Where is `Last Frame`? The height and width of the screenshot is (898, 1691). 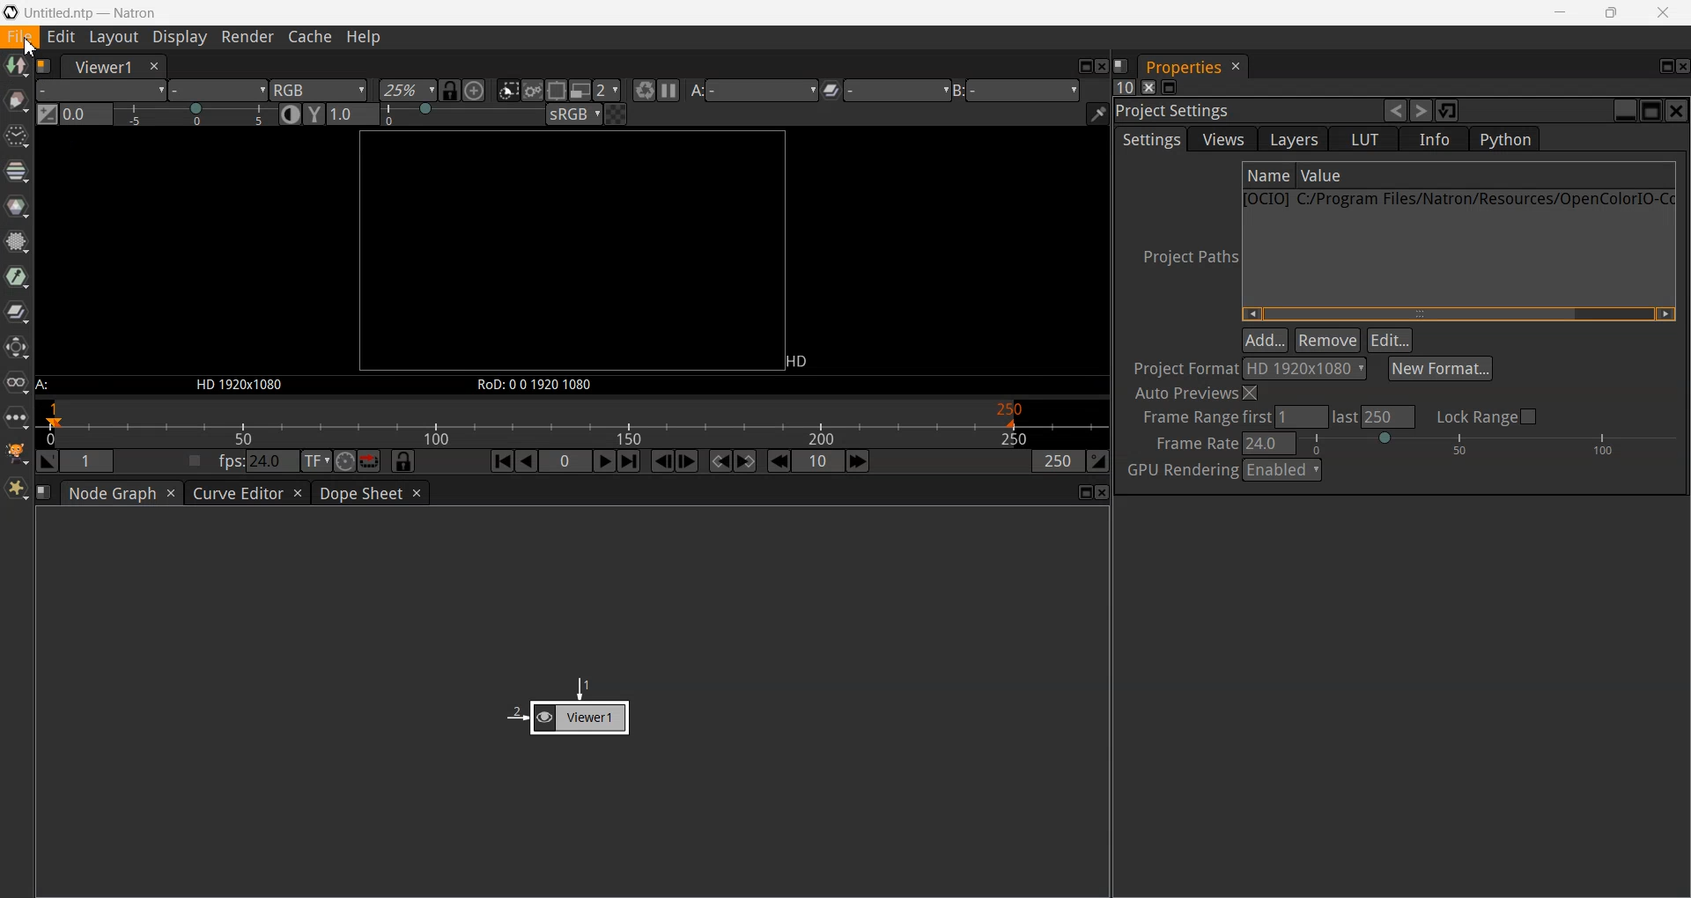 Last Frame is located at coordinates (630, 460).